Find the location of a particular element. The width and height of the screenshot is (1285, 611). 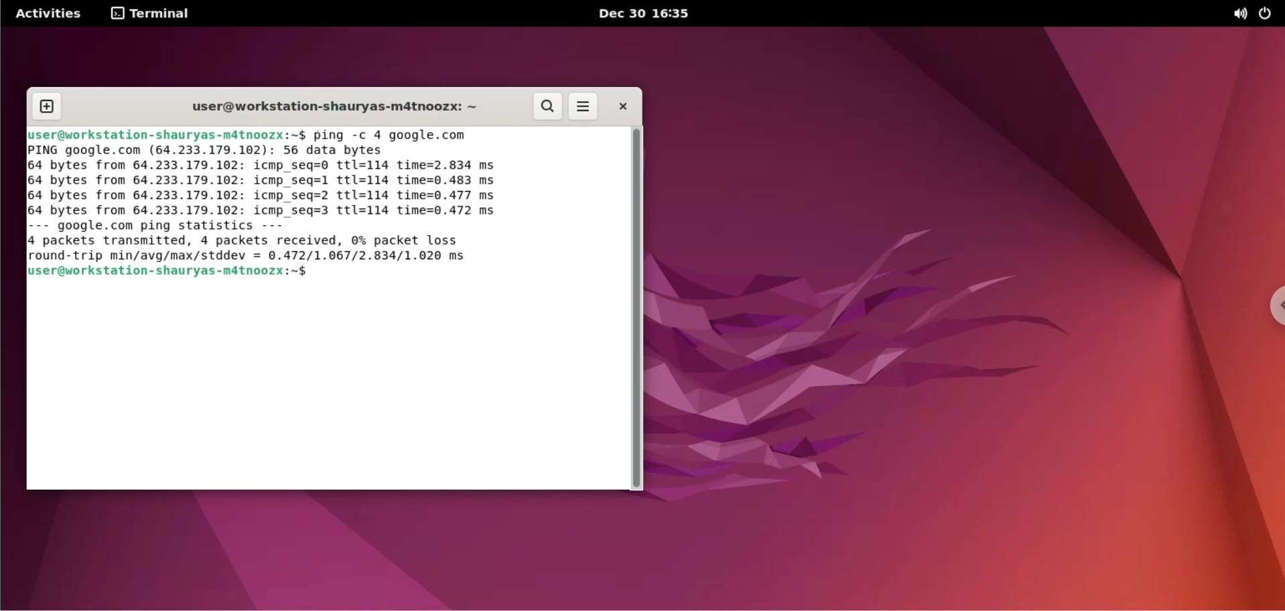

FANG google.com (049.235.179.102): O50 data Dytes

64 bytes from 64.233.179.102: icmp seq=6 ttl=114 time=2.834 ms

64 bytes from 64.233.179.102: icmp_seq=1 ttl=114 time=60.483 ms

64 bytes from 64.233.179.102: icmp seq=2 ttl=114 time=0.477 ms

64 bytes from 64.233.179.102: icmp_seq=3 ttl=114 time=6.472 ms

--- google.com ping statistics ---

4 packets transmitted, 4 packets received, 0% packet loss
round-trip min/ava/max/stddev = 0.472/1.067/2.834/1.020 ms is located at coordinates (275, 204).